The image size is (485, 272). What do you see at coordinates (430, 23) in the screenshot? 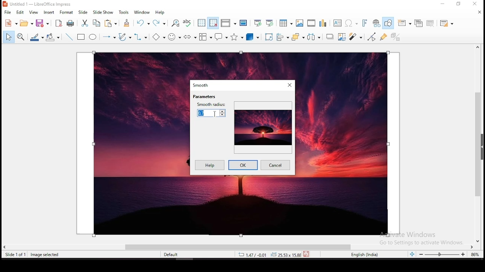
I see `delete slide` at bounding box center [430, 23].